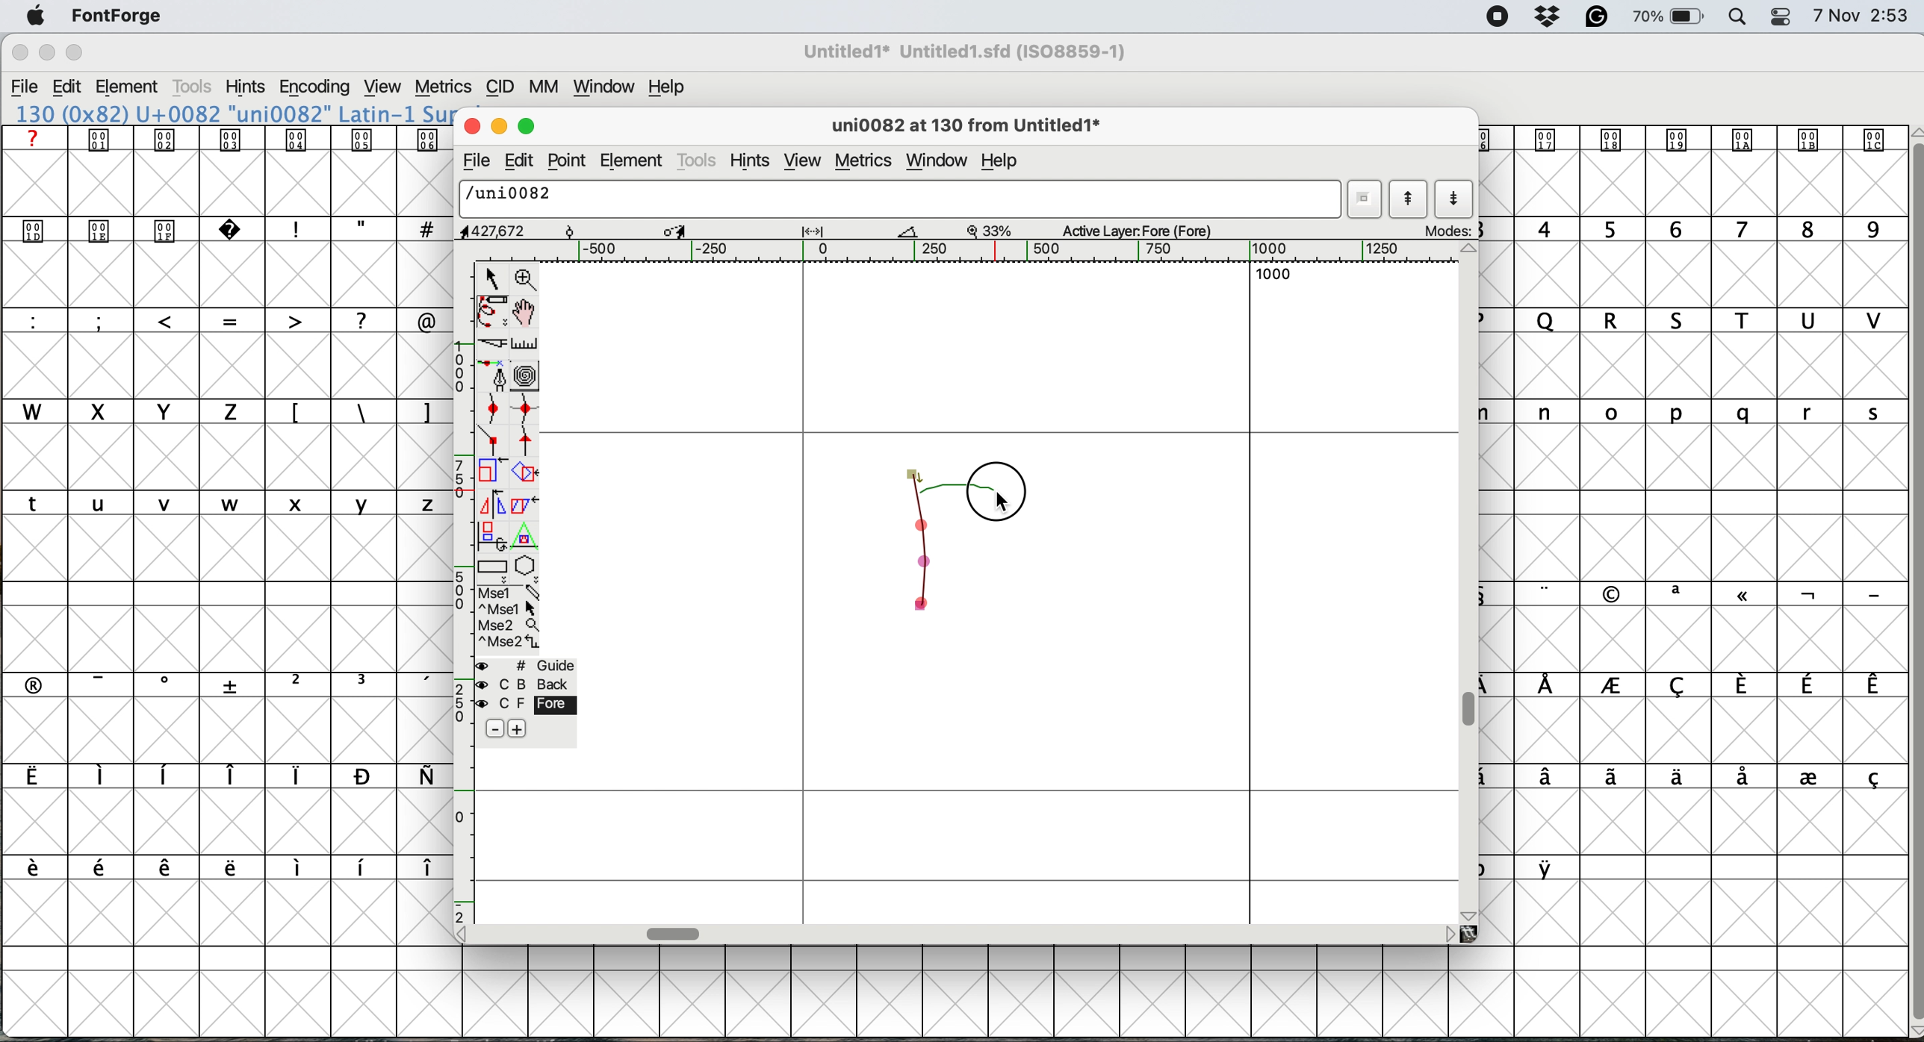 The image size is (1924, 1042). What do you see at coordinates (698, 160) in the screenshot?
I see `tools` at bounding box center [698, 160].